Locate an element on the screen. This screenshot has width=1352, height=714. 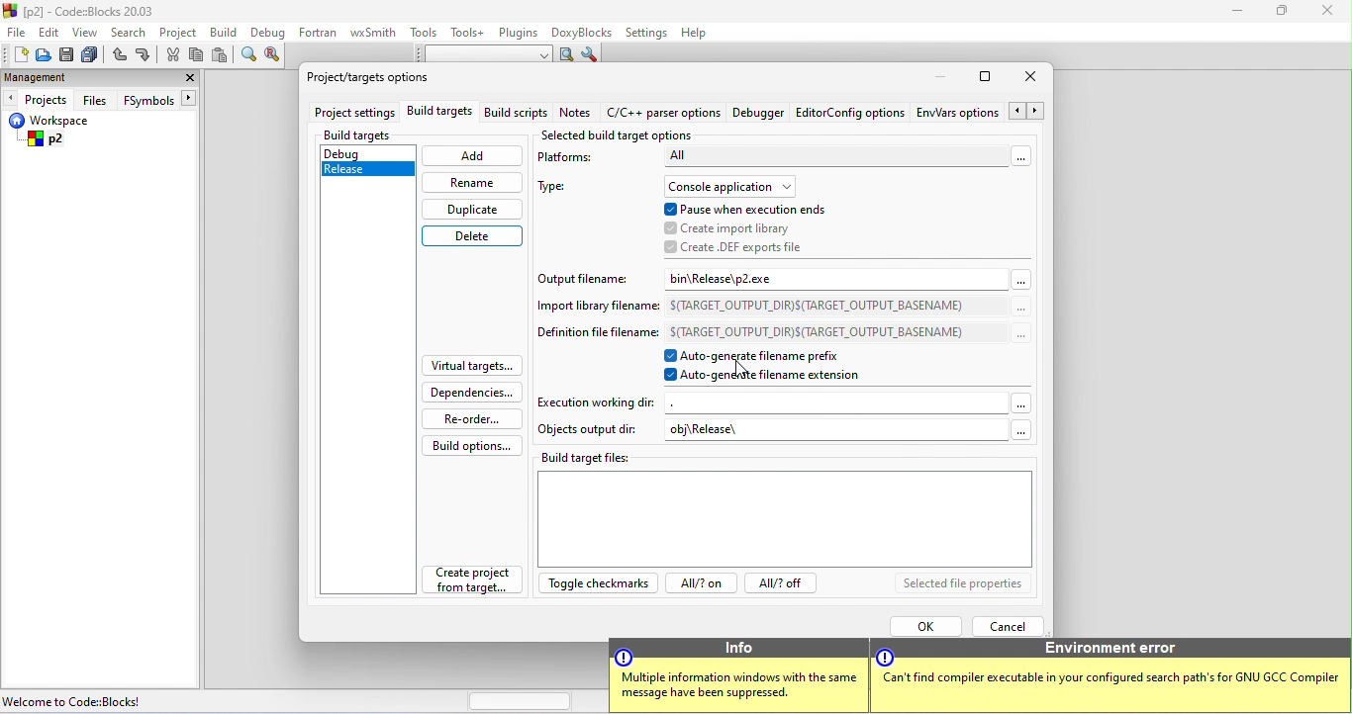
execution working dir is located at coordinates (785, 402).